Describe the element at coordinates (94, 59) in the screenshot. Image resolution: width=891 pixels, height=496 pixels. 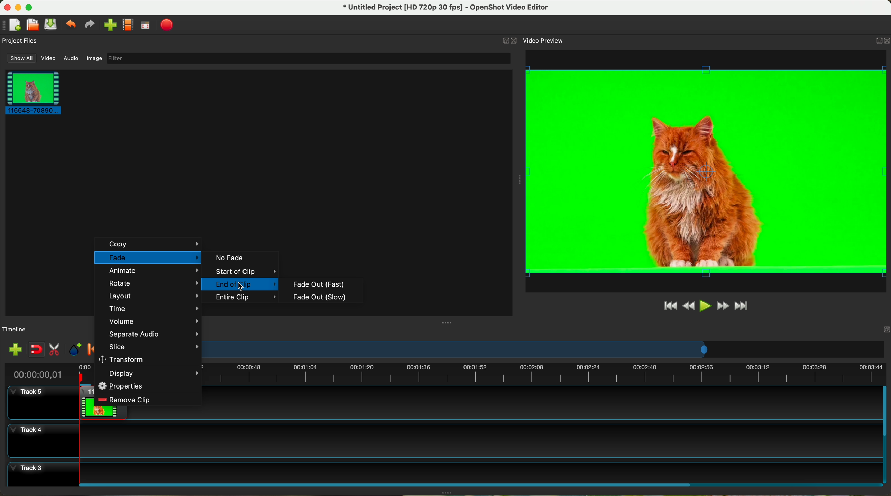
I see `image` at that location.